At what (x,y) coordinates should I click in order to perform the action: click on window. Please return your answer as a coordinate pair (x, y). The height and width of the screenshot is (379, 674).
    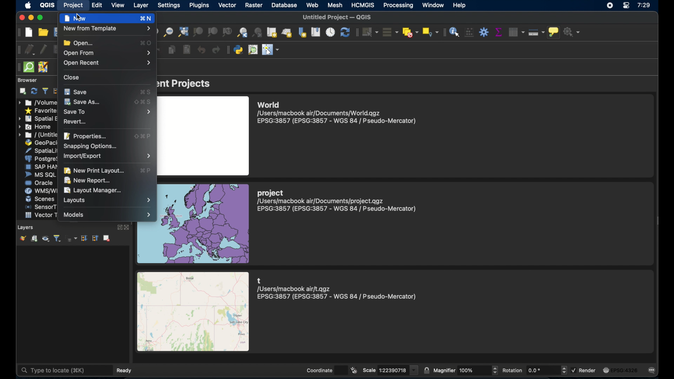
    Looking at the image, I should click on (434, 5).